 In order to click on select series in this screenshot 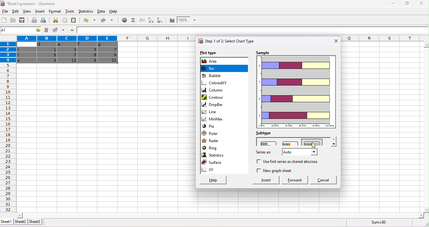, I will do `click(299, 152)`.